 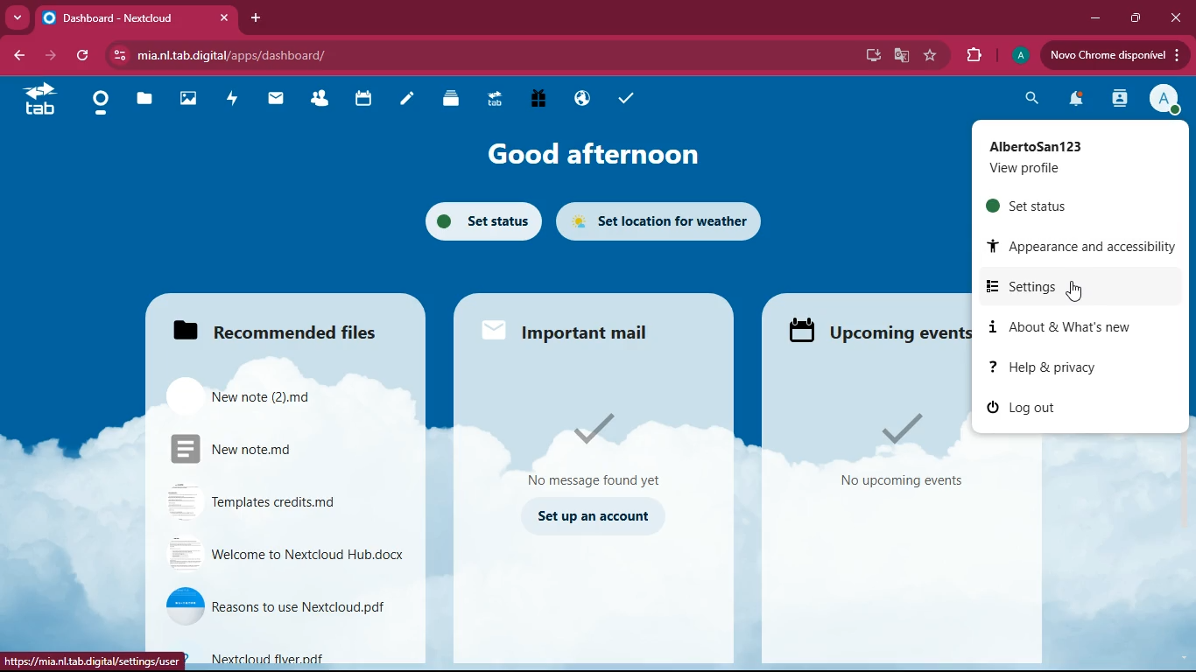 I want to click on help, so click(x=1063, y=367).